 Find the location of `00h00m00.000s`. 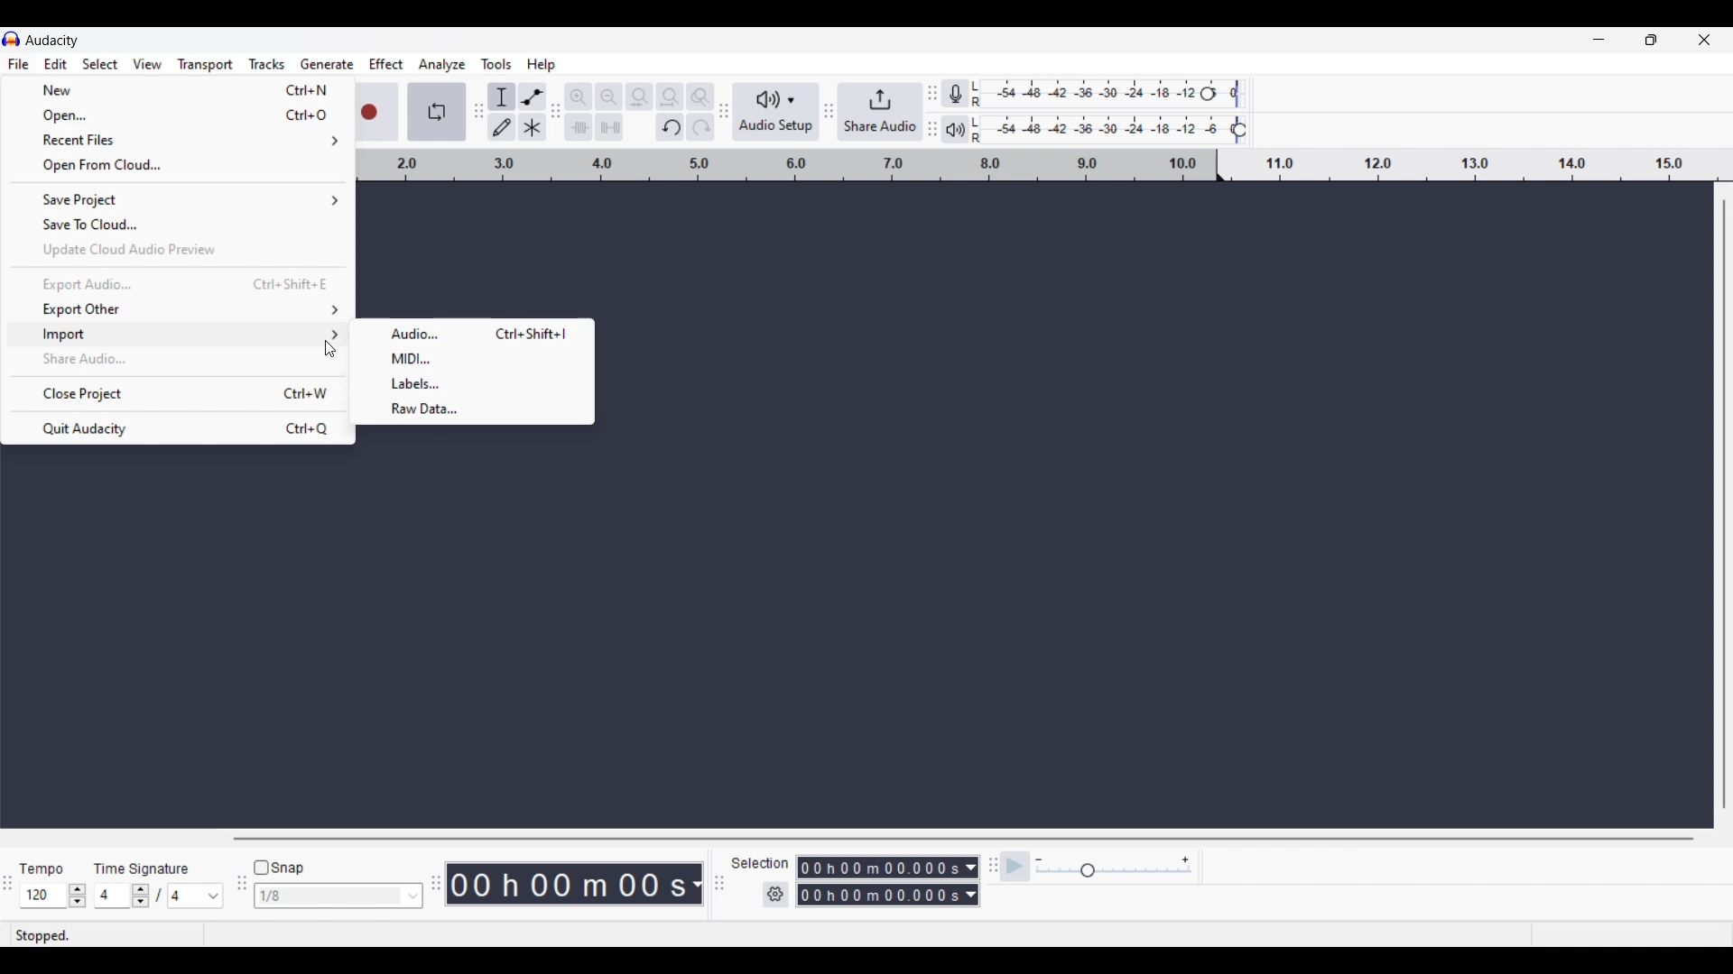

00h00m00.000s is located at coordinates (890, 865).